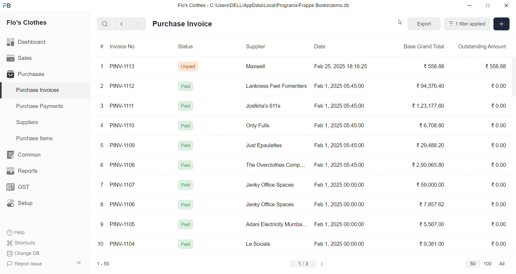 The height and width of the screenshot is (274, 516). I want to click on 4, so click(103, 126).